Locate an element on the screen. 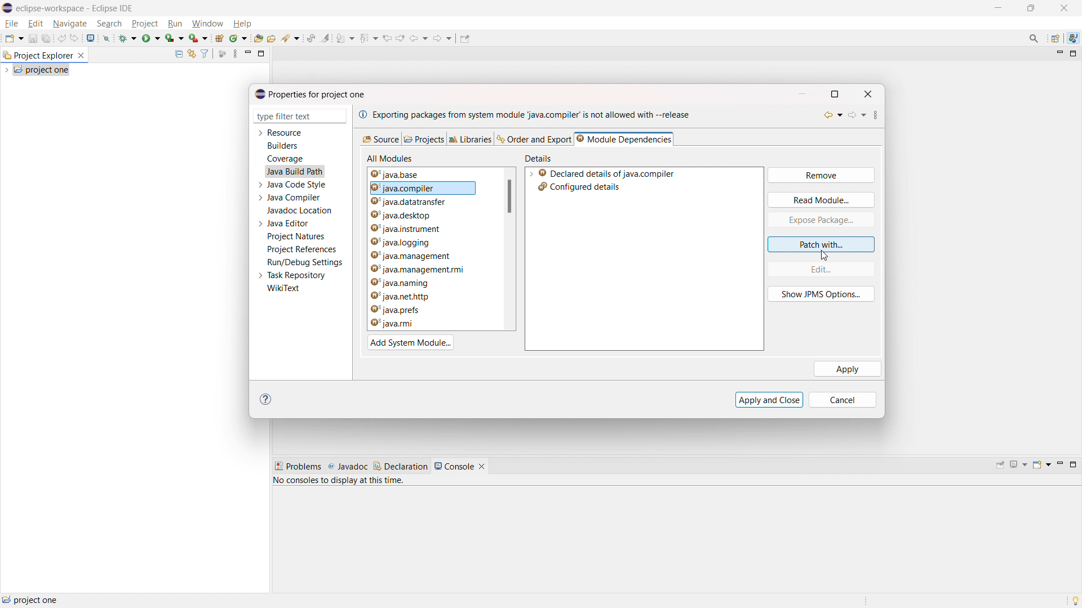 This screenshot has height=608, width=1082. new is located at coordinates (14, 38).